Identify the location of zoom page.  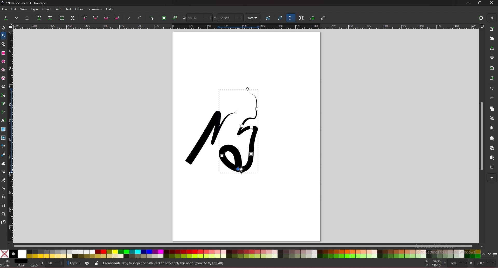
(492, 158).